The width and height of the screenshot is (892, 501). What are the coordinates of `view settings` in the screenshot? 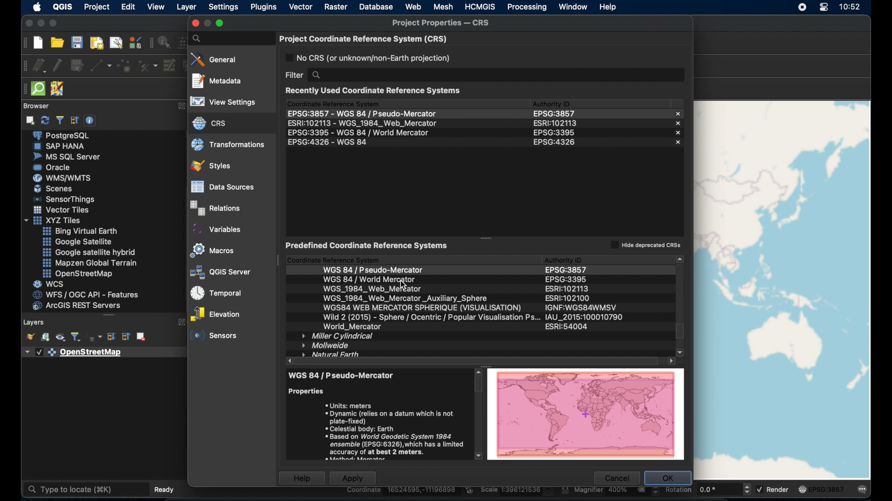 It's located at (226, 102).